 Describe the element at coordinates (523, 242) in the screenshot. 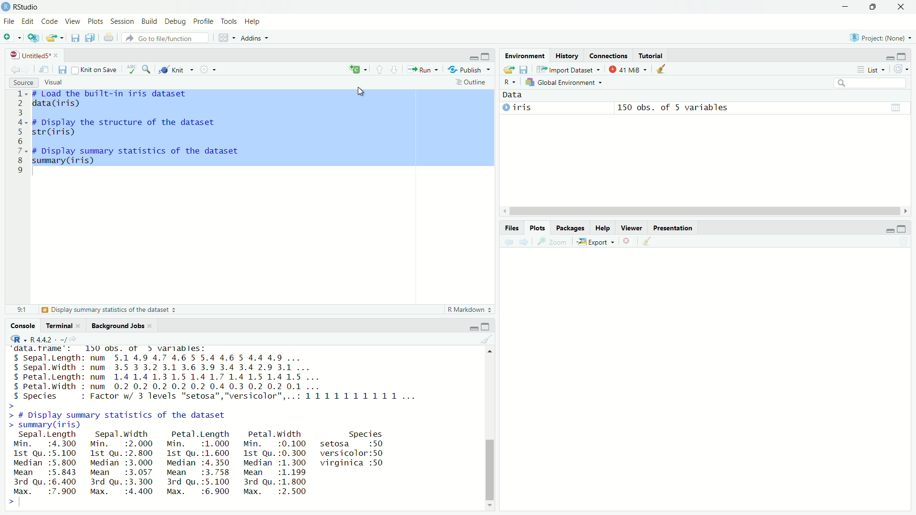

I see `Next plot` at that location.